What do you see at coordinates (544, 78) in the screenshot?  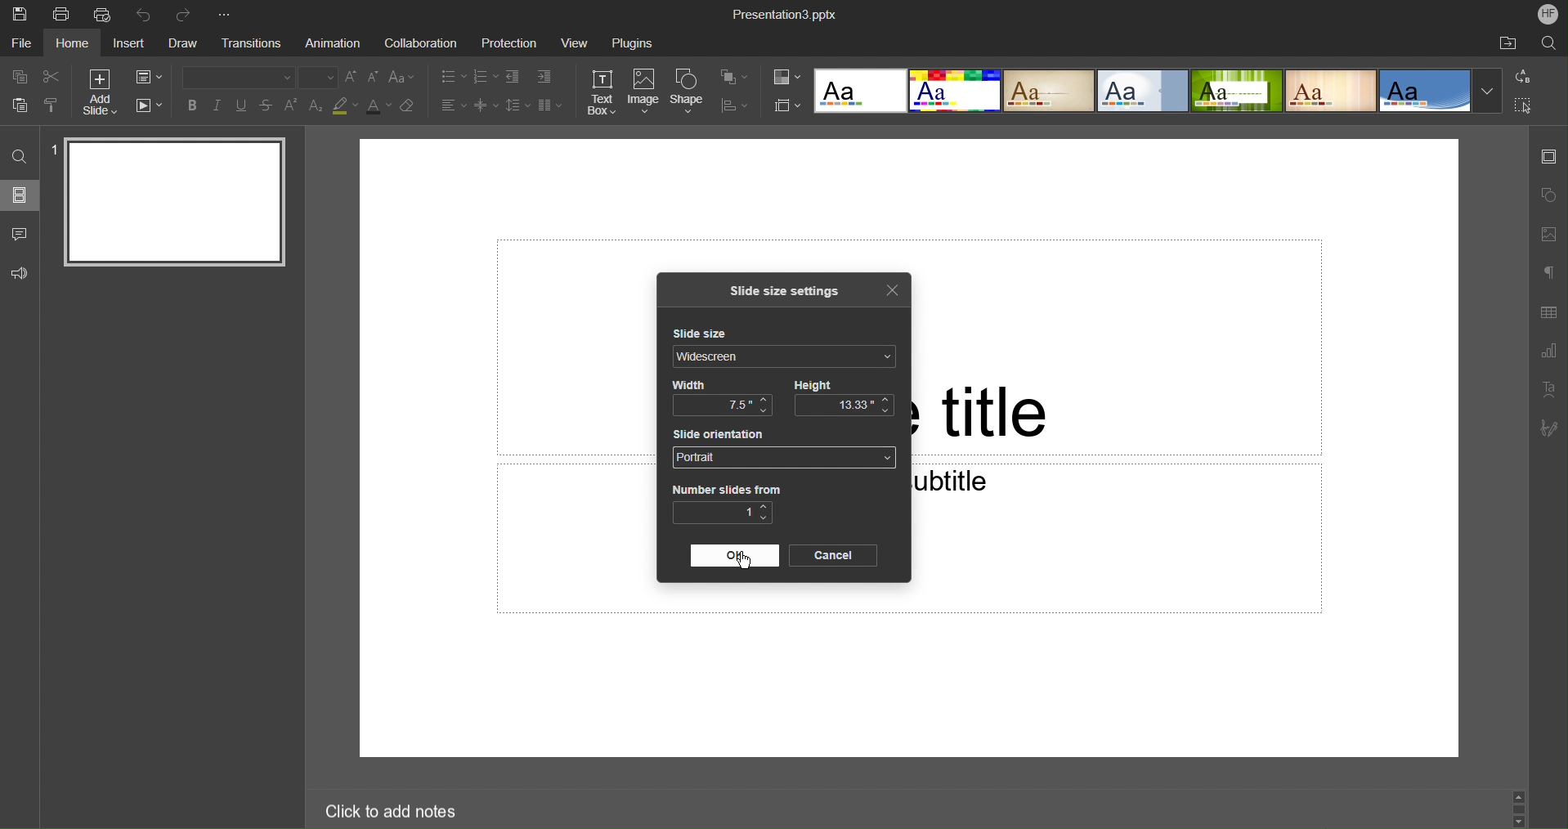 I see `Increase Indent` at bounding box center [544, 78].